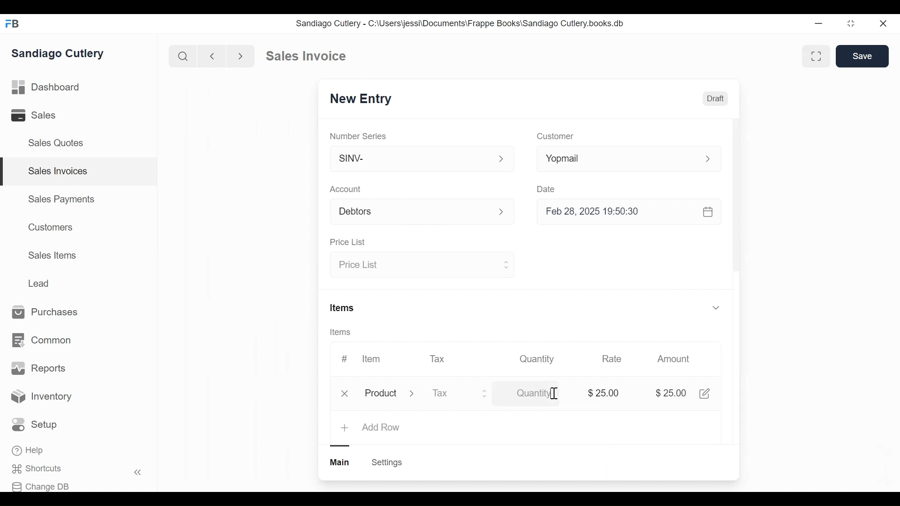  Describe the element at coordinates (40, 469) in the screenshot. I see `Shortcuts` at that location.